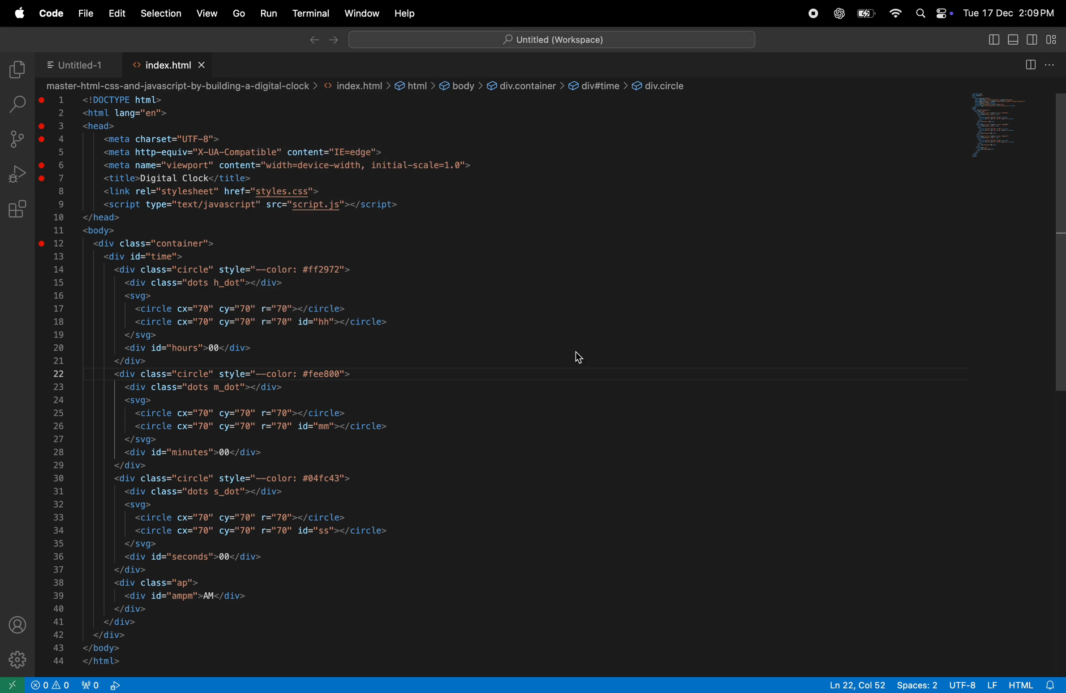 The image size is (1066, 693). What do you see at coordinates (406, 13) in the screenshot?
I see `help` at bounding box center [406, 13].